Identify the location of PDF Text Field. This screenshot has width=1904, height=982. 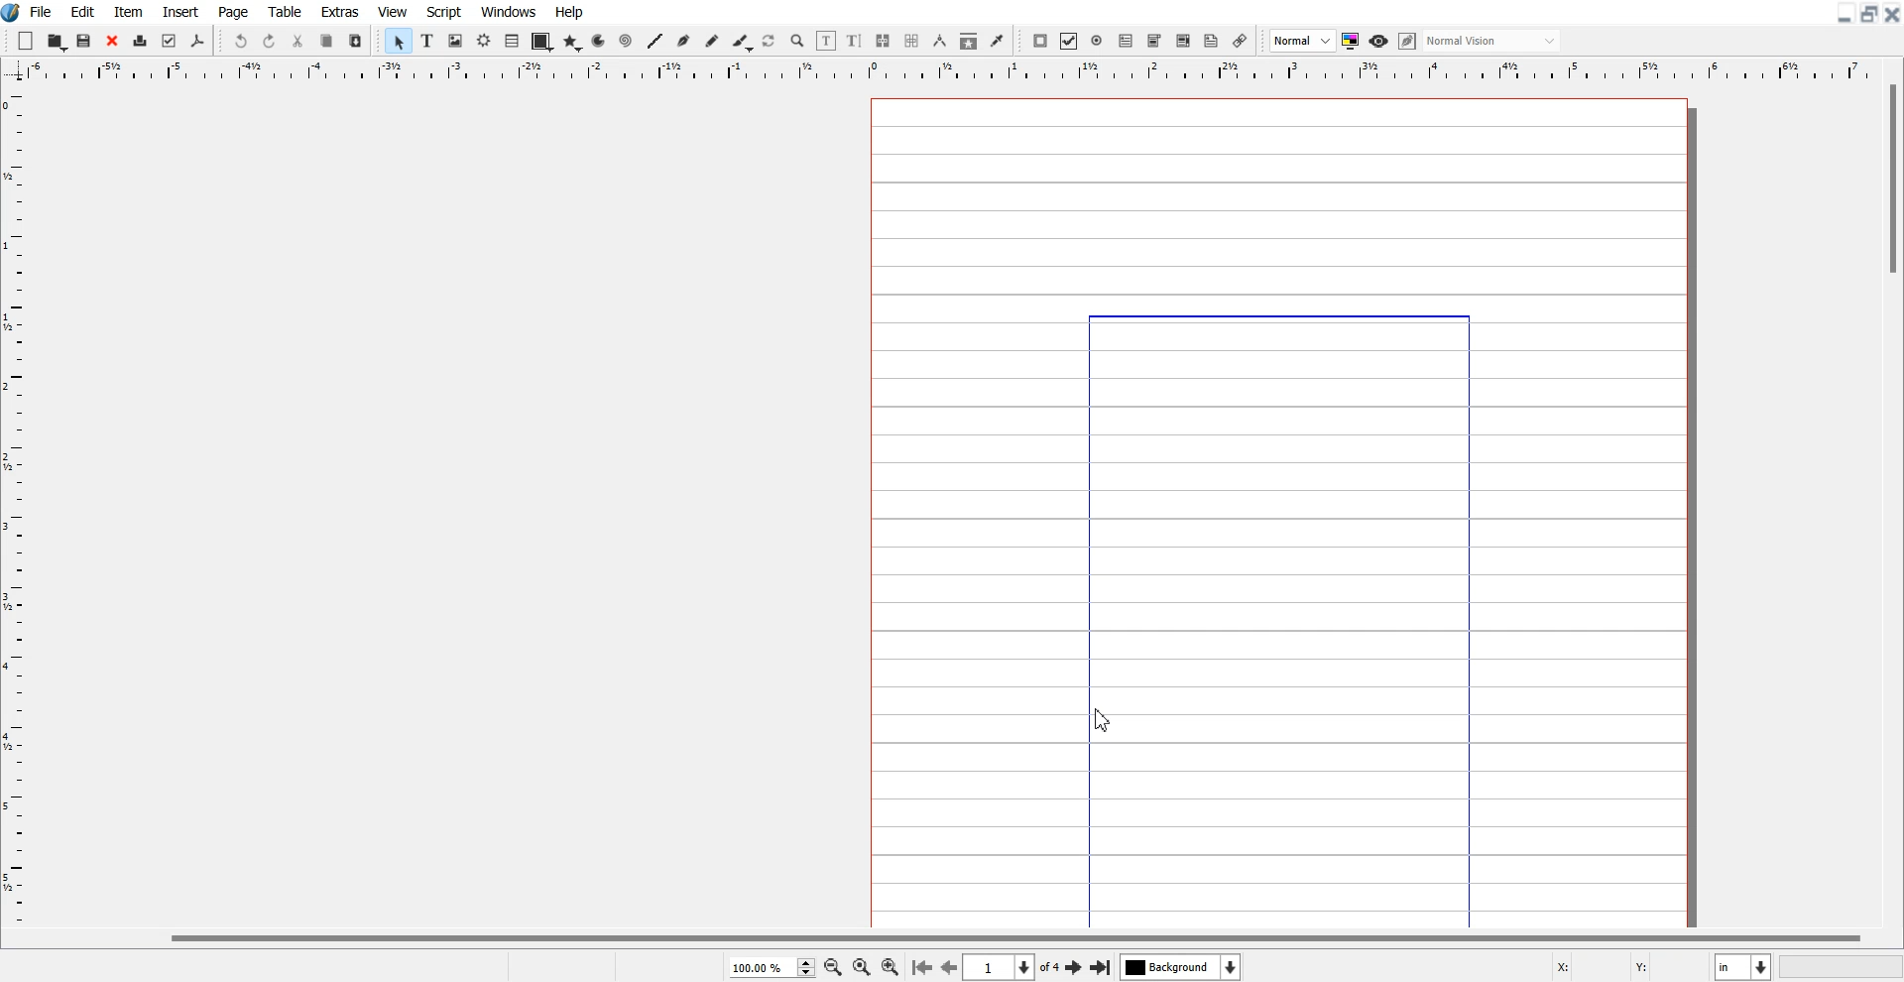
(1126, 41).